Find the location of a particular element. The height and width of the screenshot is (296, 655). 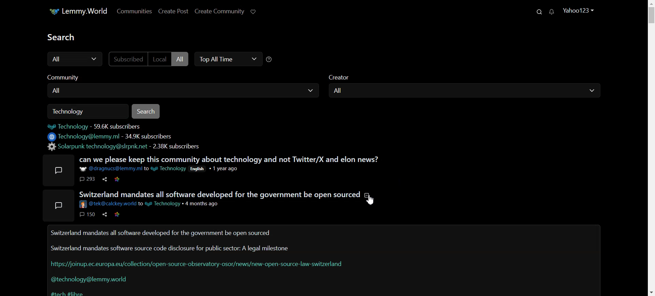

All is located at coordinates (182, 59).